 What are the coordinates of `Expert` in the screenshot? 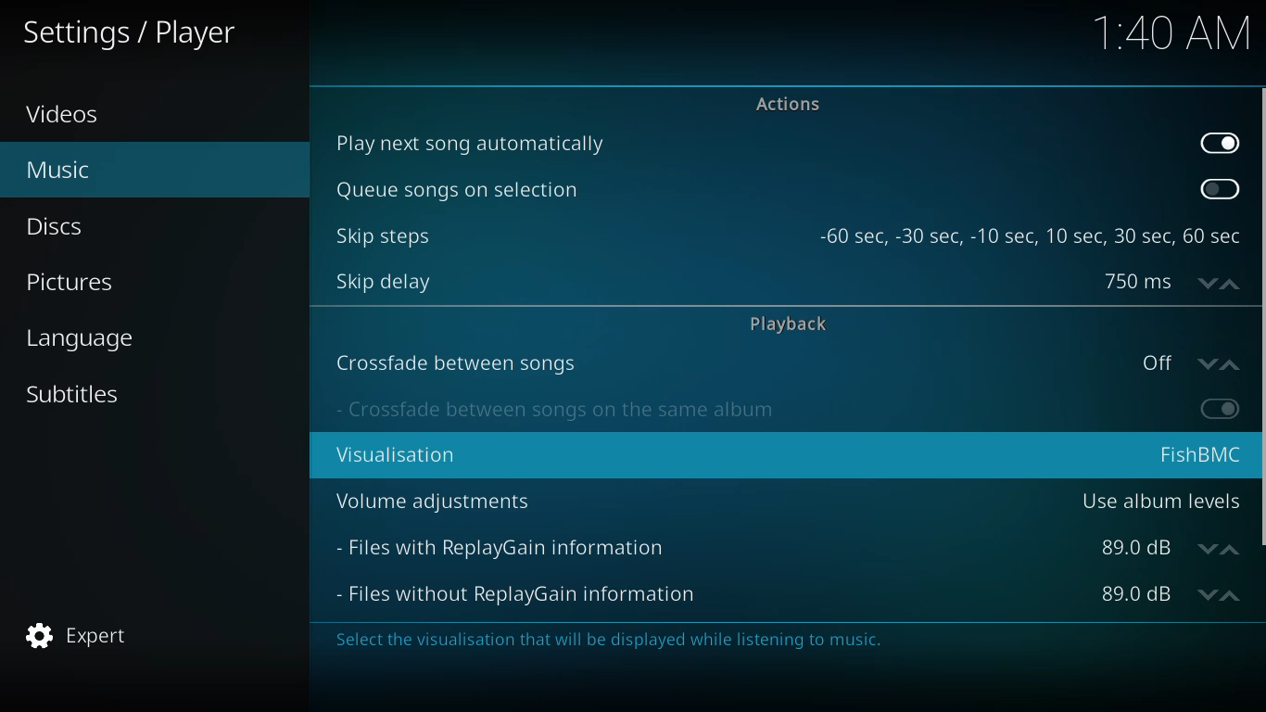 It's located at (87, 630).